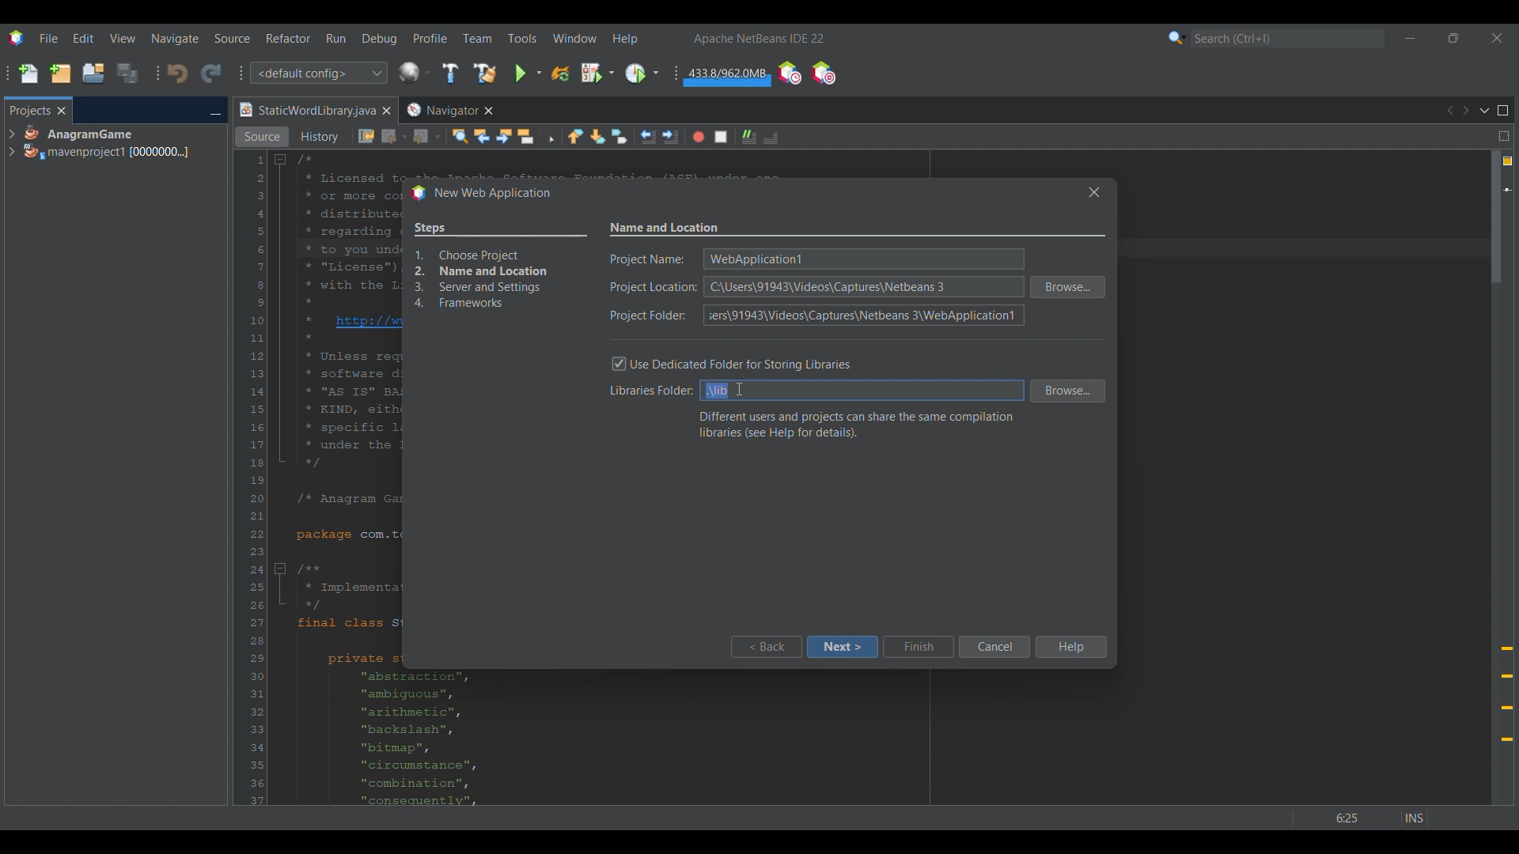 This screenshot has height=854, width=1519. Describe the element at coordinates (83, 39) in the screenshot. I see `Edit menu` at that location.